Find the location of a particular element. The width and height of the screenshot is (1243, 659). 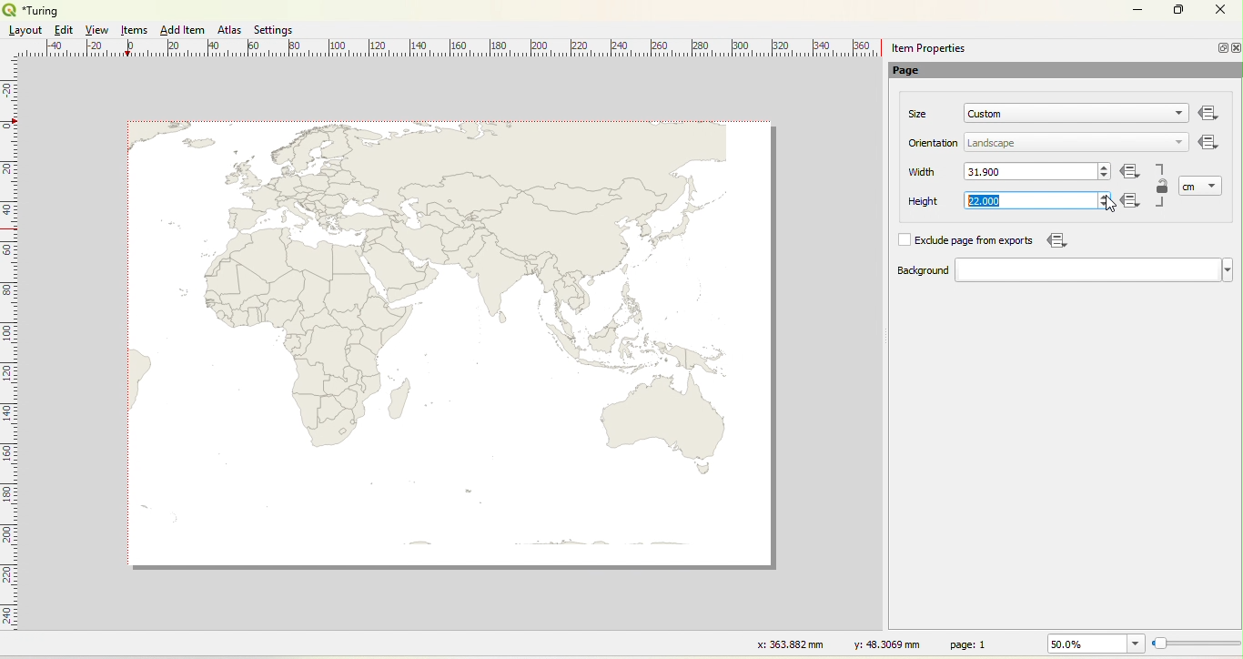

cm is located at coordinates (1190, 187).